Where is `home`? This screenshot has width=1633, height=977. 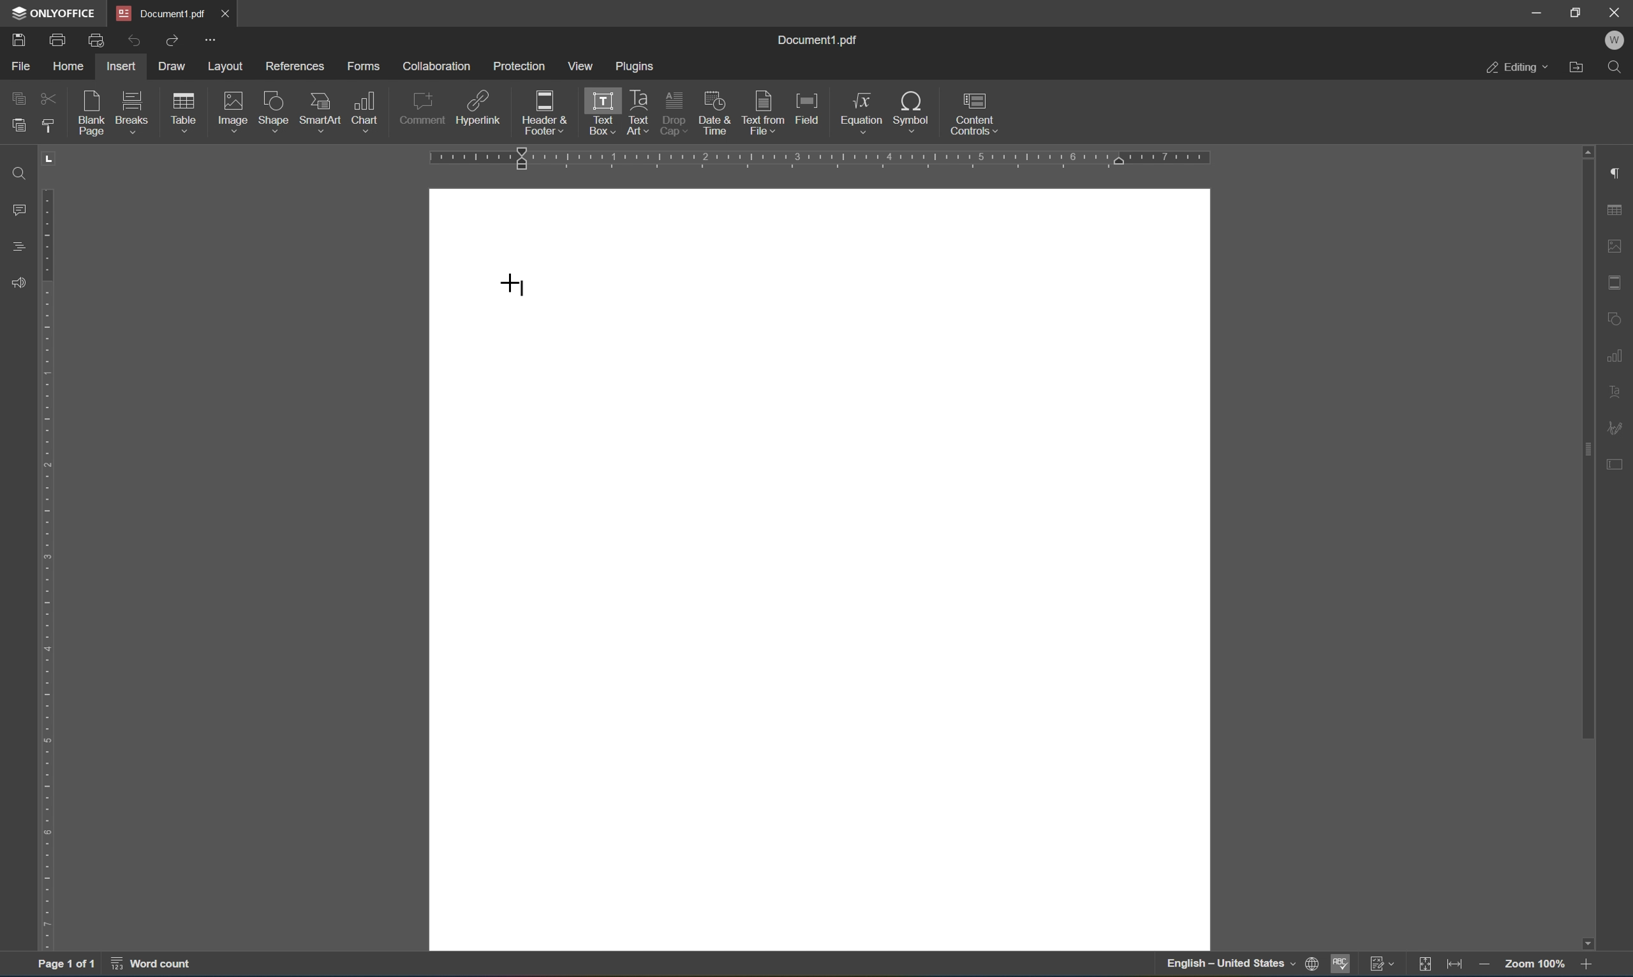
home is located at coordinates (70, 66).